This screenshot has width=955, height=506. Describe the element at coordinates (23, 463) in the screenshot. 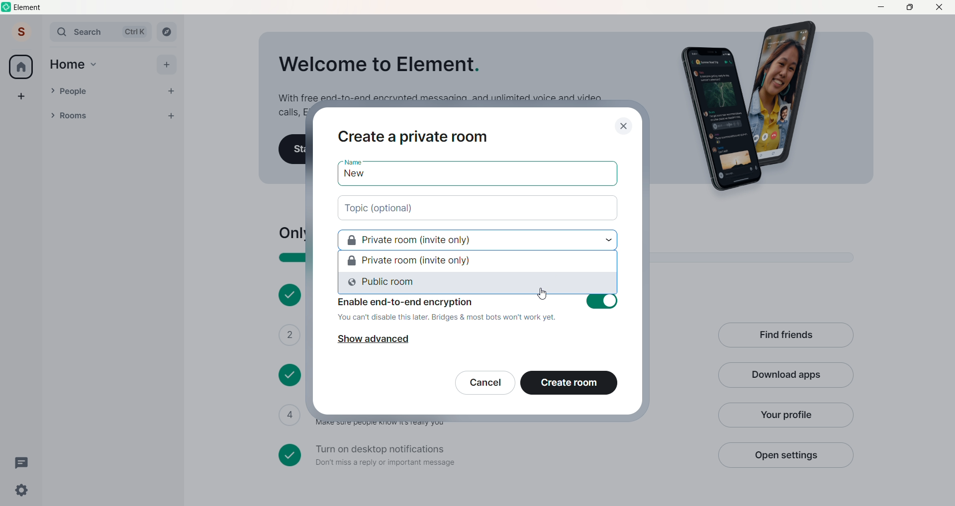

I see `Threads` at that location.